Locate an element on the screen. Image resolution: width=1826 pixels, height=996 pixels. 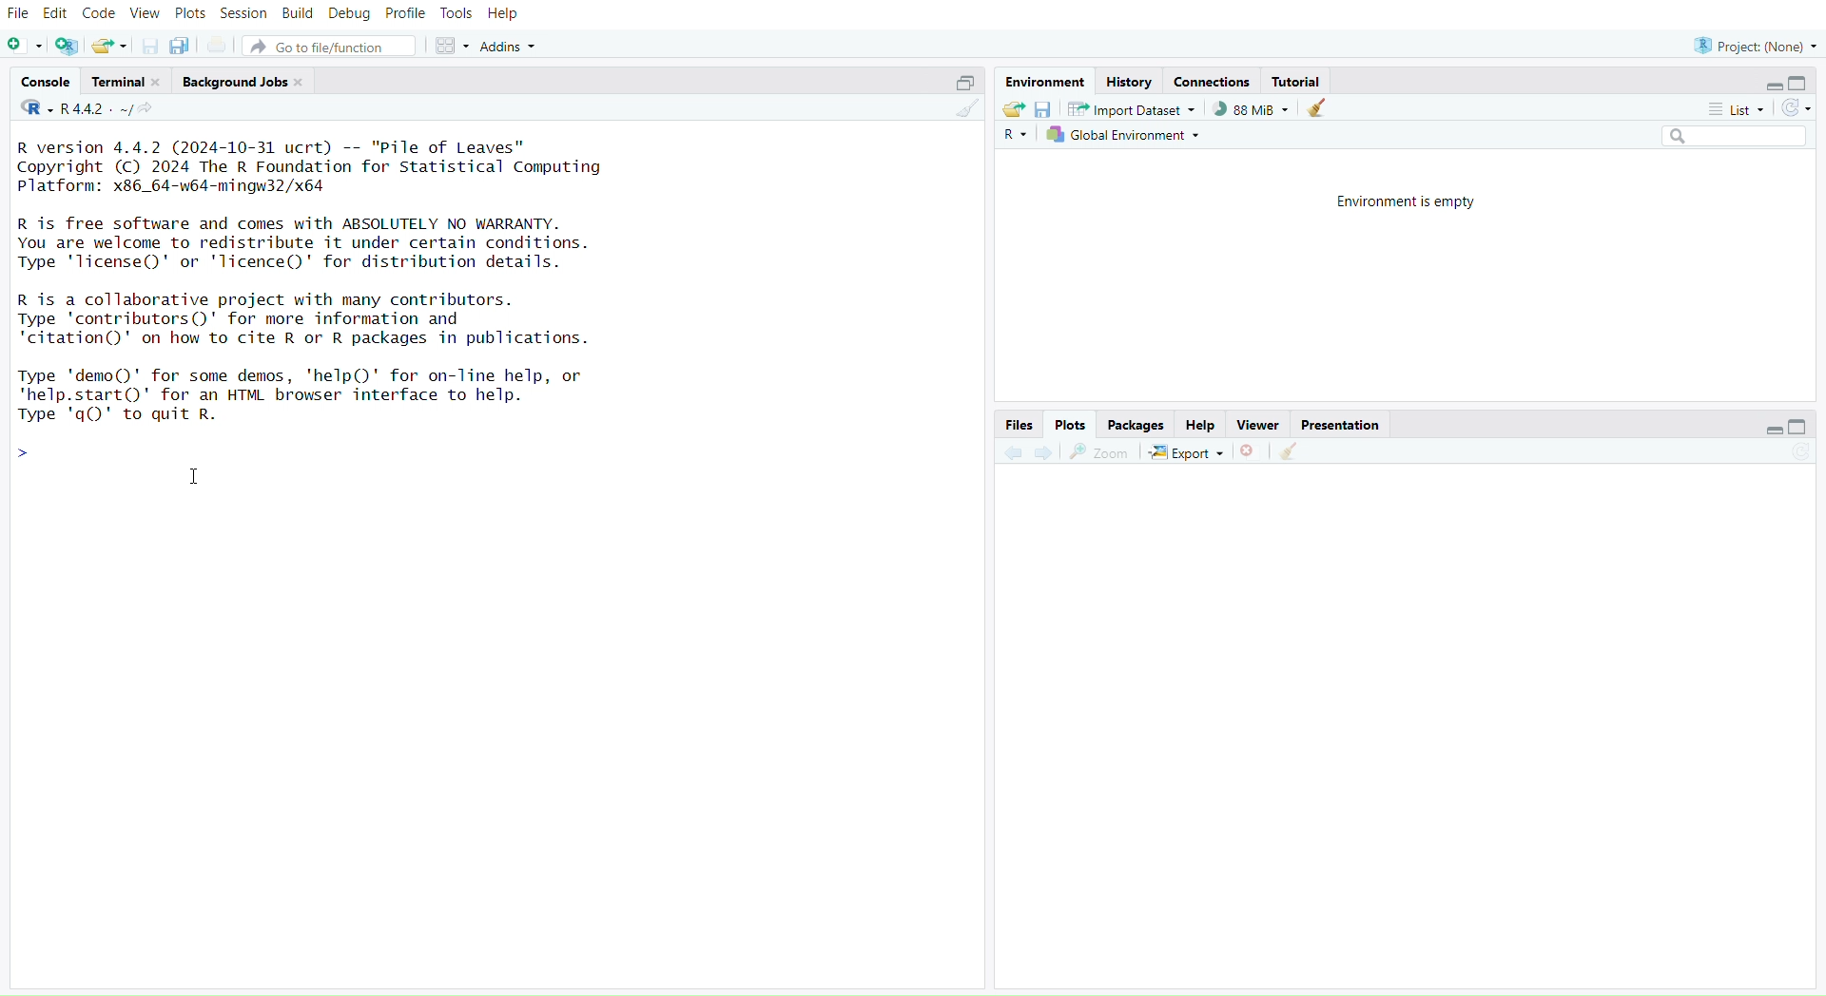
tutorial is located at coordinates (1300, 83).